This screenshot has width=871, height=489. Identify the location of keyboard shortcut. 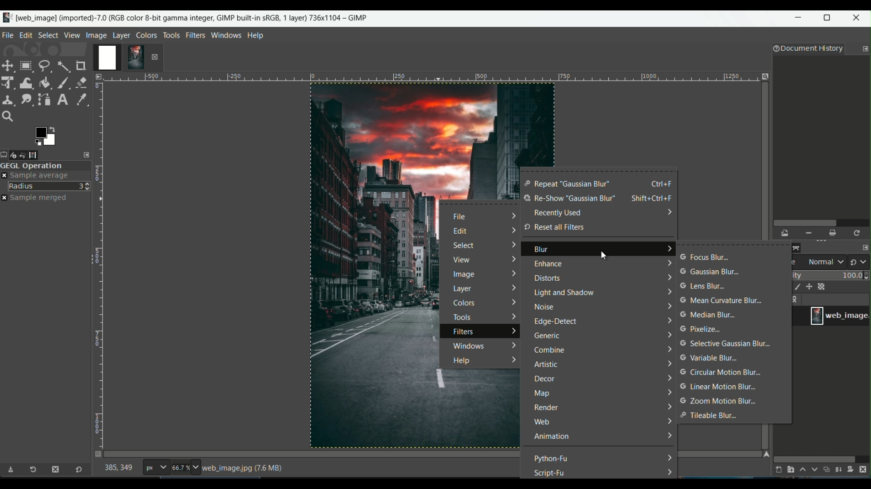
(654, 199).